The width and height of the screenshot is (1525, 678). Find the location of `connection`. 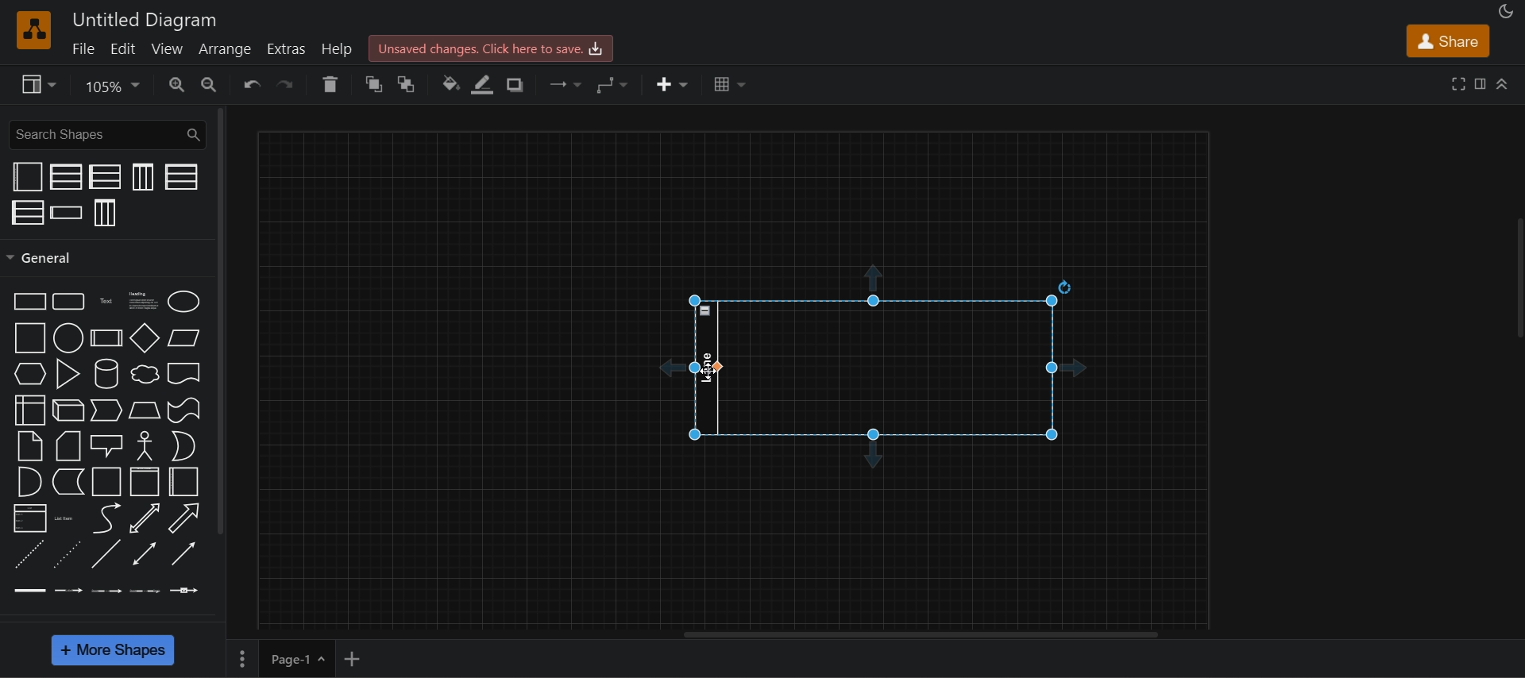

connection is located at coordinates (568, 84).